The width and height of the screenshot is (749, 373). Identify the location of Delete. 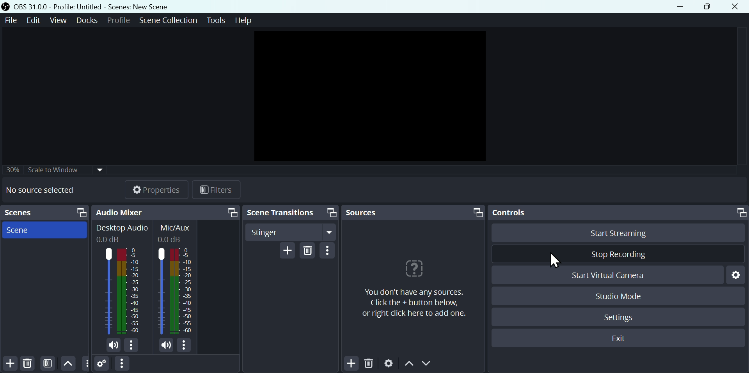
(368, 364).